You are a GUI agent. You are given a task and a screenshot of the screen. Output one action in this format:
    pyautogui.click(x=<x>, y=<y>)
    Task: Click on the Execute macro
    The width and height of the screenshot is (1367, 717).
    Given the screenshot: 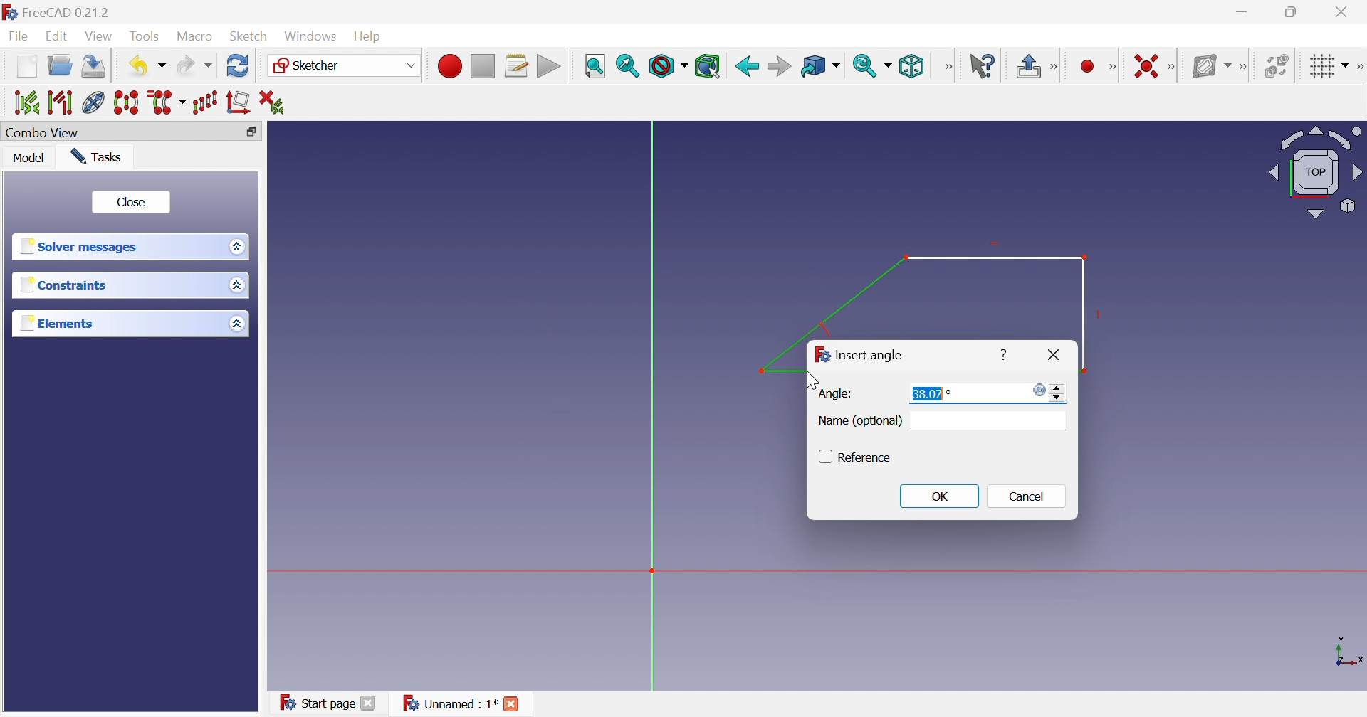 What is the action you would take?
    pyautogui.click(x=548, y=66)
    